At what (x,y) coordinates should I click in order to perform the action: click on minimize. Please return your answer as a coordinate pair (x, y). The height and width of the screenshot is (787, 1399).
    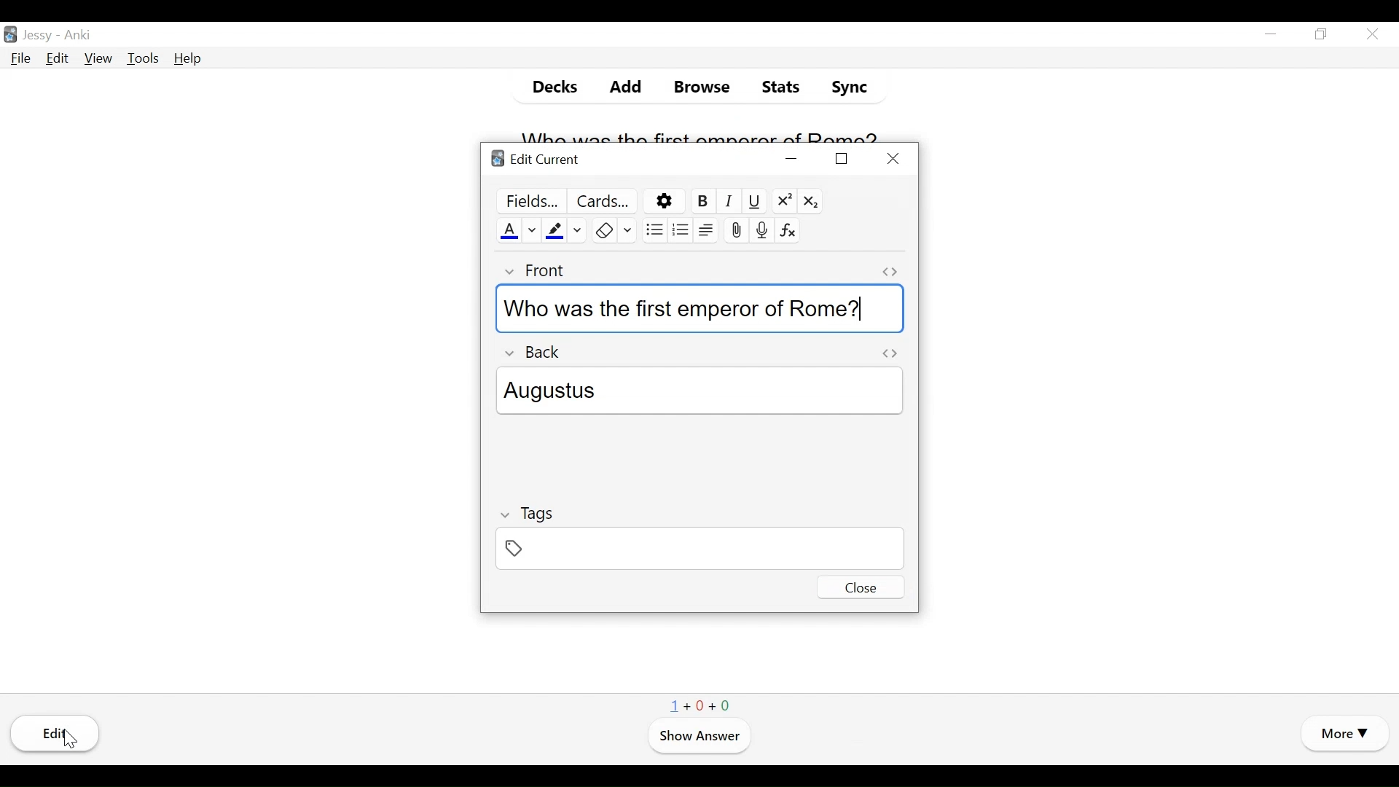
    Looking at the image, I should click on (792, 158).